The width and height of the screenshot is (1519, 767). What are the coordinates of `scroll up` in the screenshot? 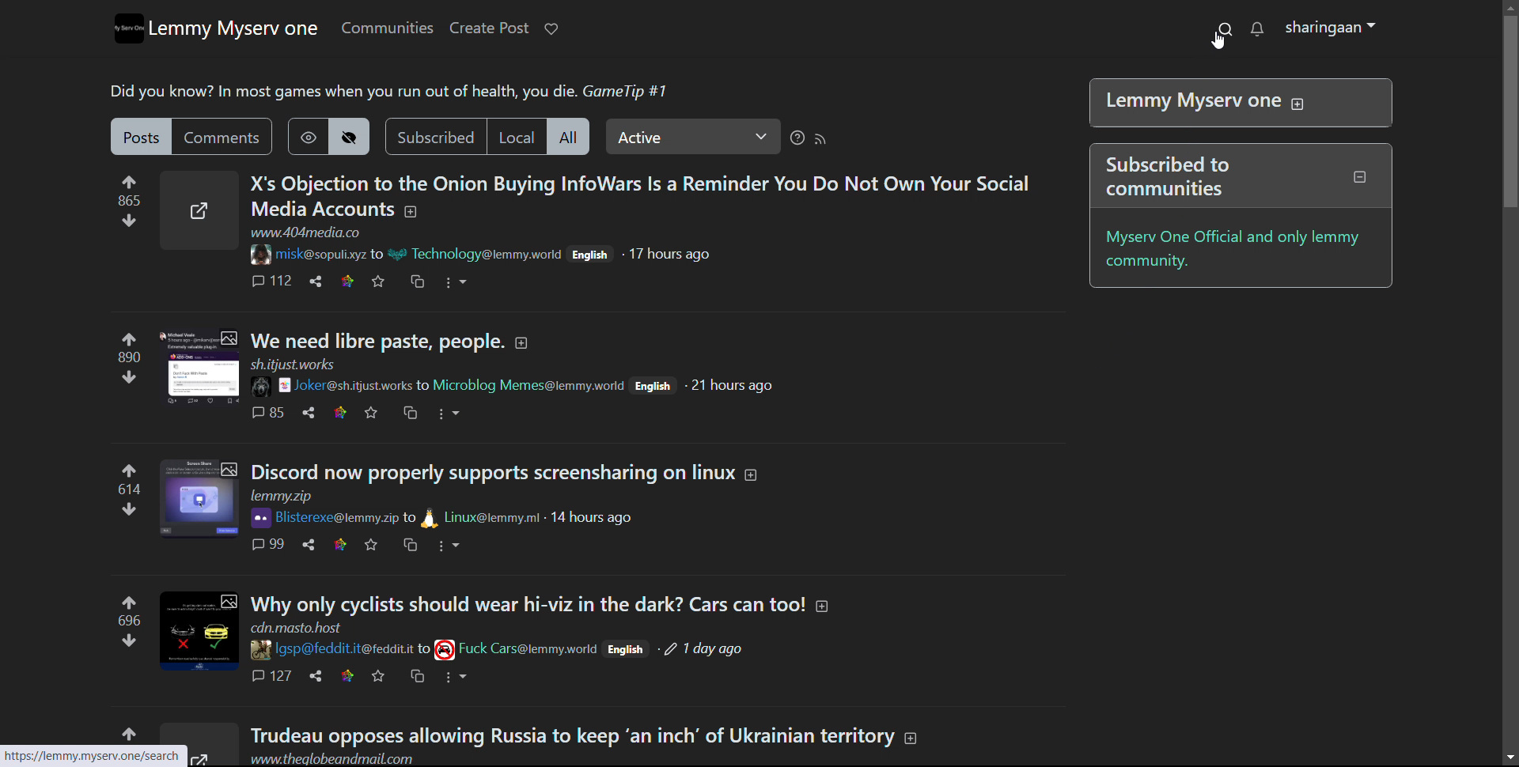 It's located at (1508, 6).